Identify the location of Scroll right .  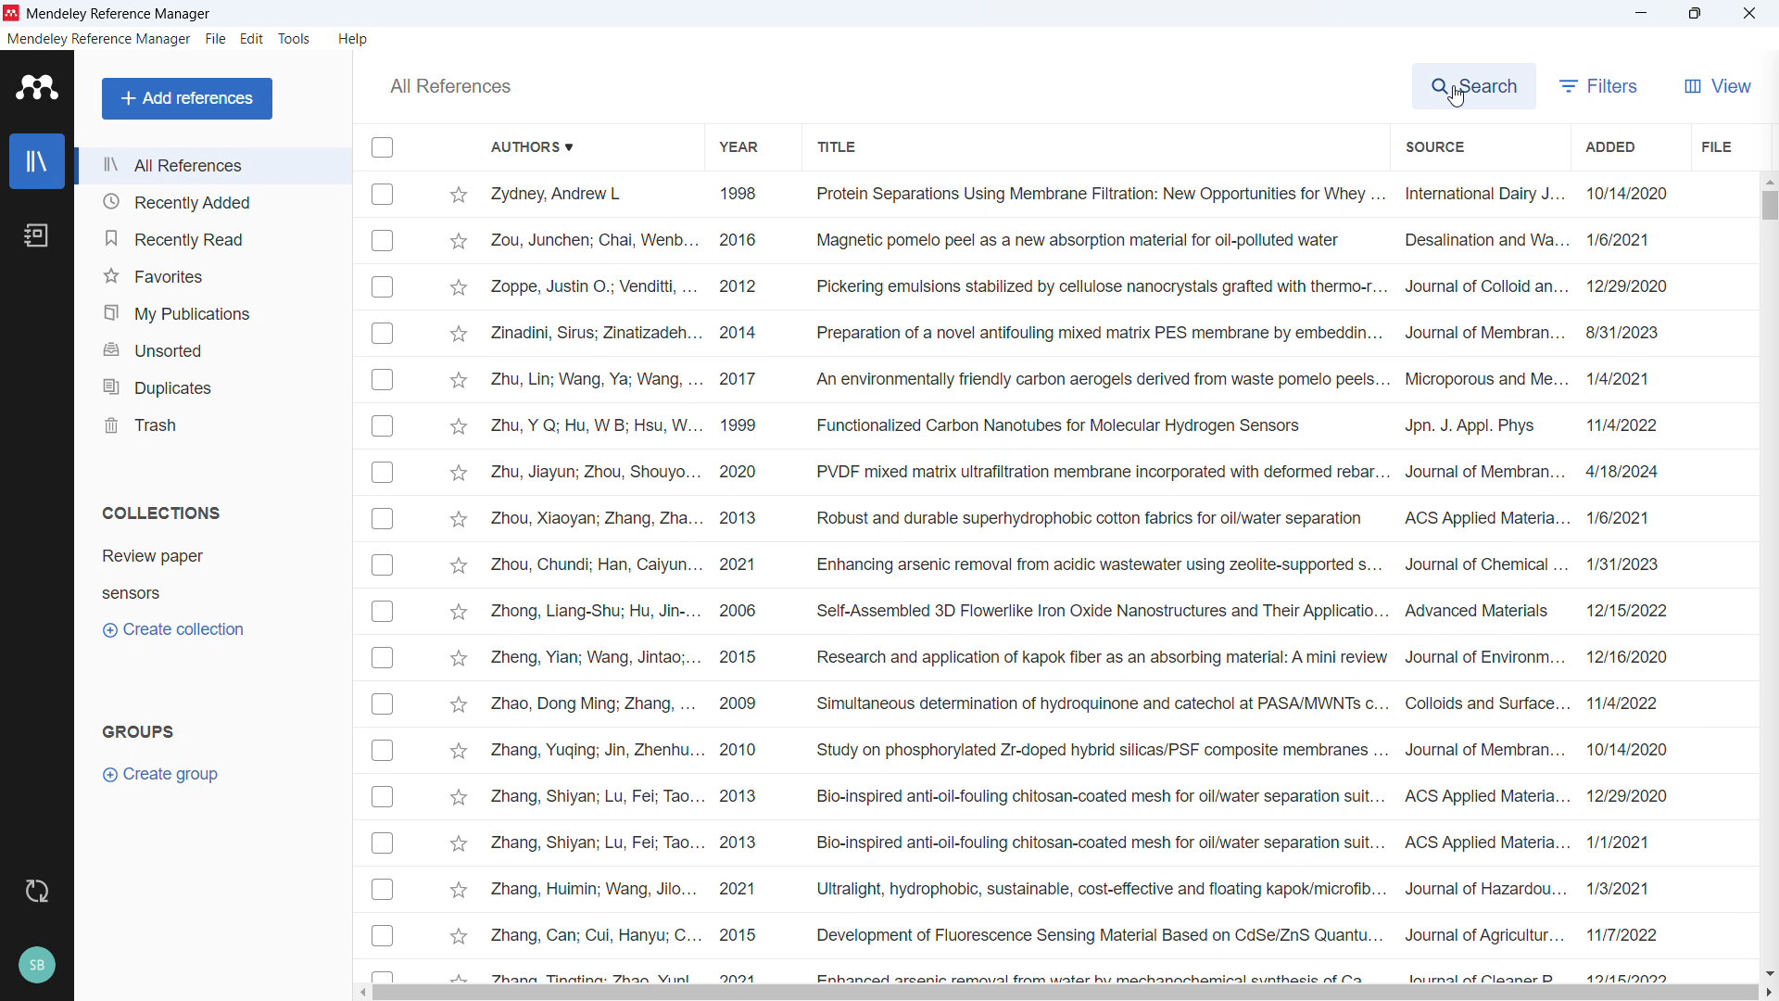
(1768, 994).